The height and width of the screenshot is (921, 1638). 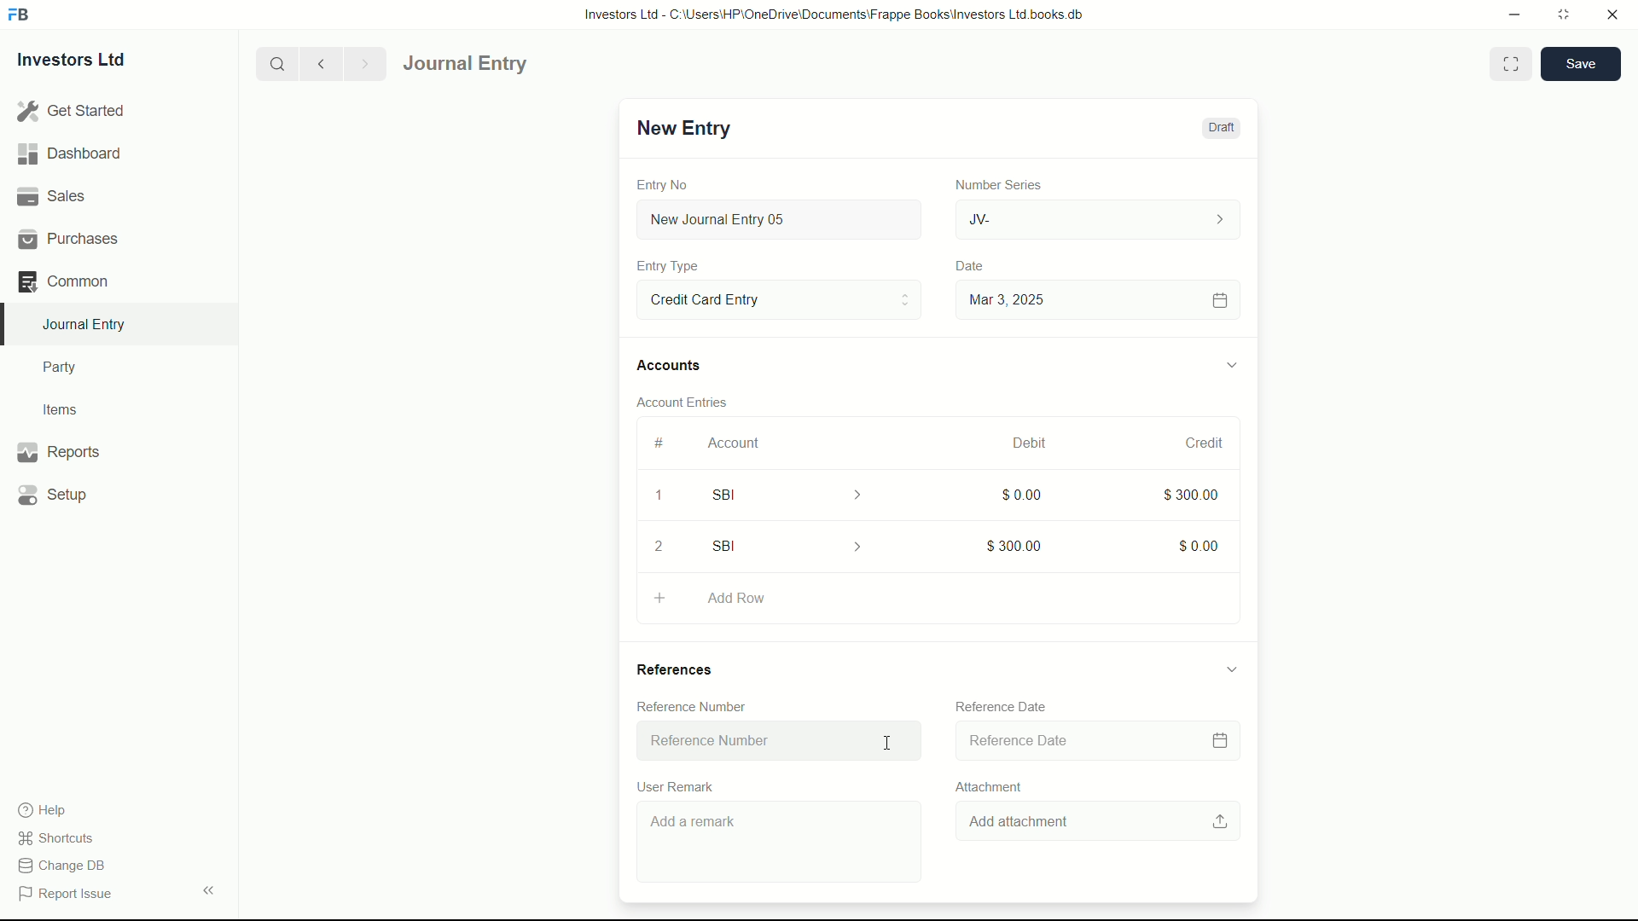 I want to click on Entry Type, so click(x=668, y=266).